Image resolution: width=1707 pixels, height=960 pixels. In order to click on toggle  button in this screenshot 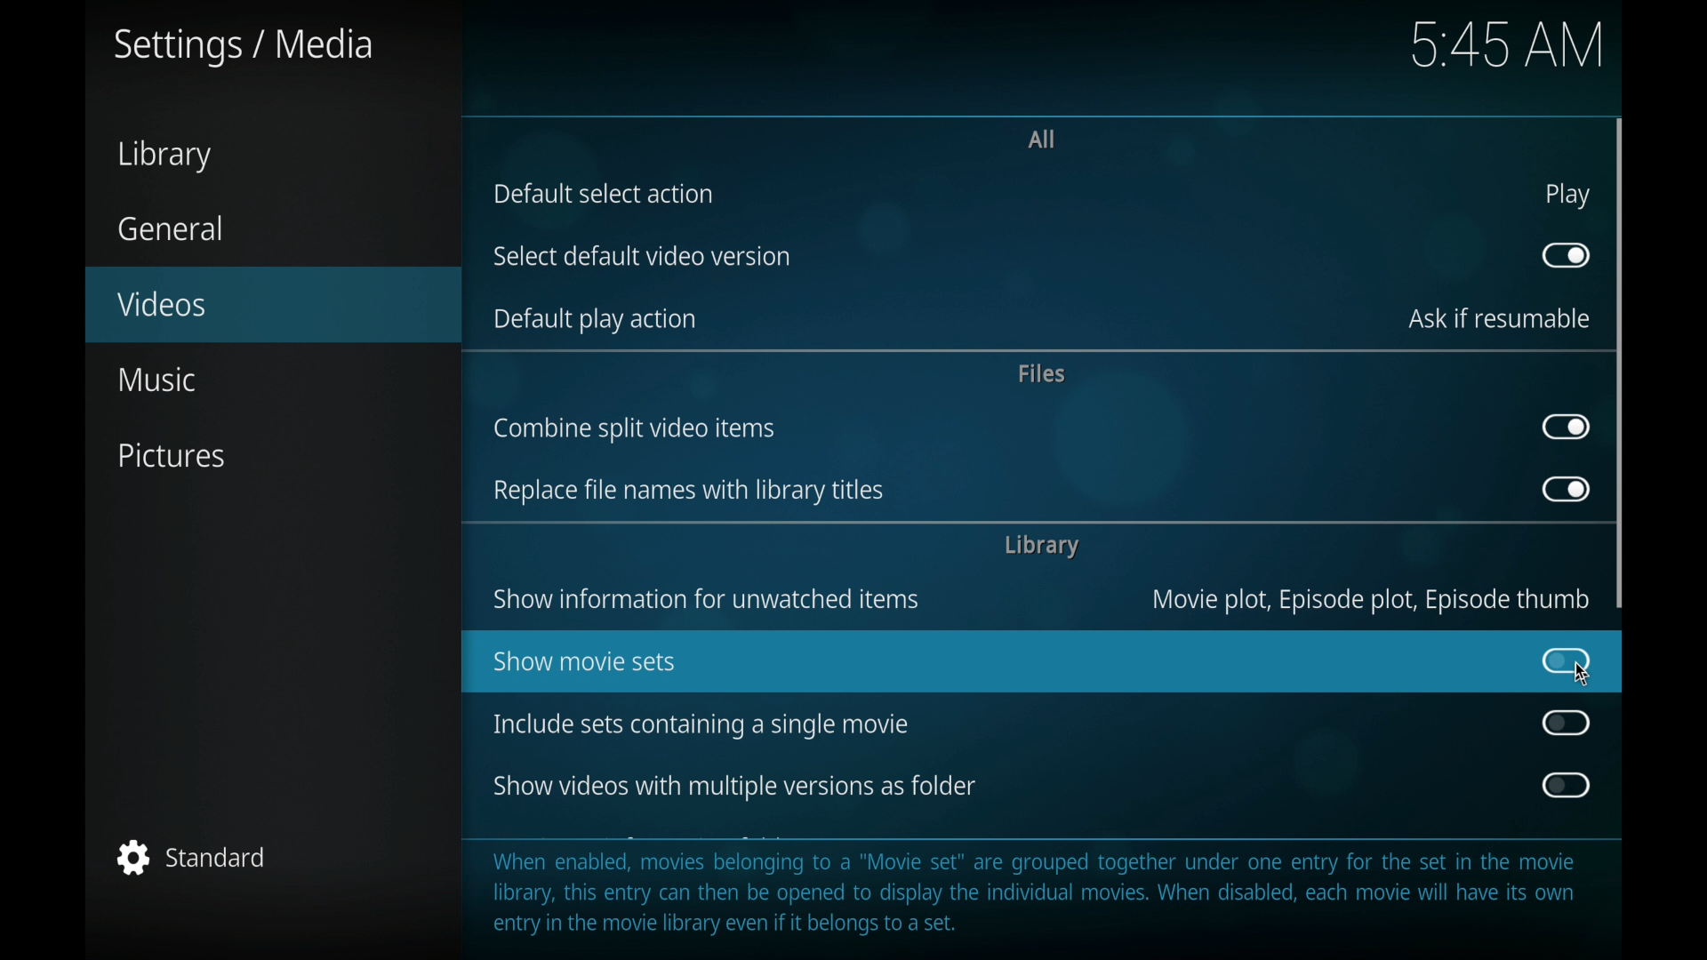, I will do `click(1565, 255)`.